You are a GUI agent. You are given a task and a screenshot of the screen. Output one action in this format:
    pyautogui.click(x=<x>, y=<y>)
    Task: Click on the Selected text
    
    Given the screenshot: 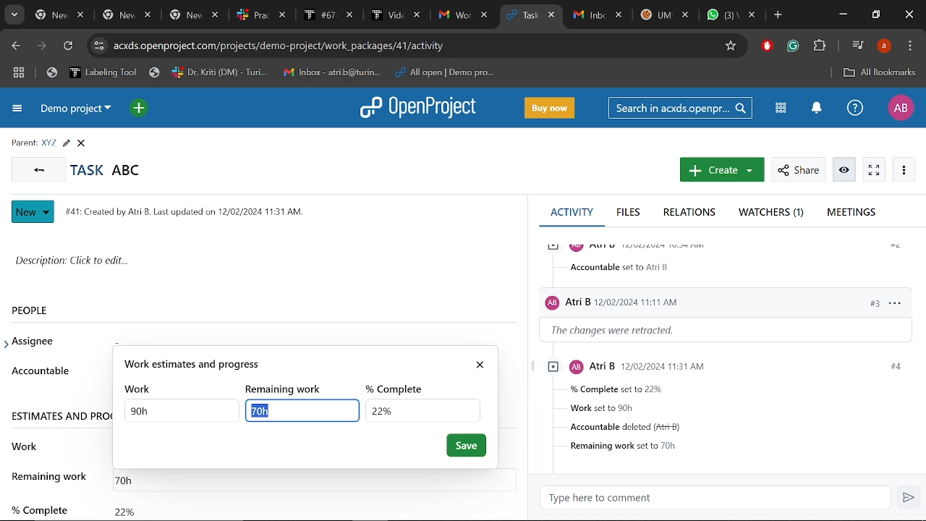 What is the action you would take?
    pyautogui.click(x=300, y=410)
    